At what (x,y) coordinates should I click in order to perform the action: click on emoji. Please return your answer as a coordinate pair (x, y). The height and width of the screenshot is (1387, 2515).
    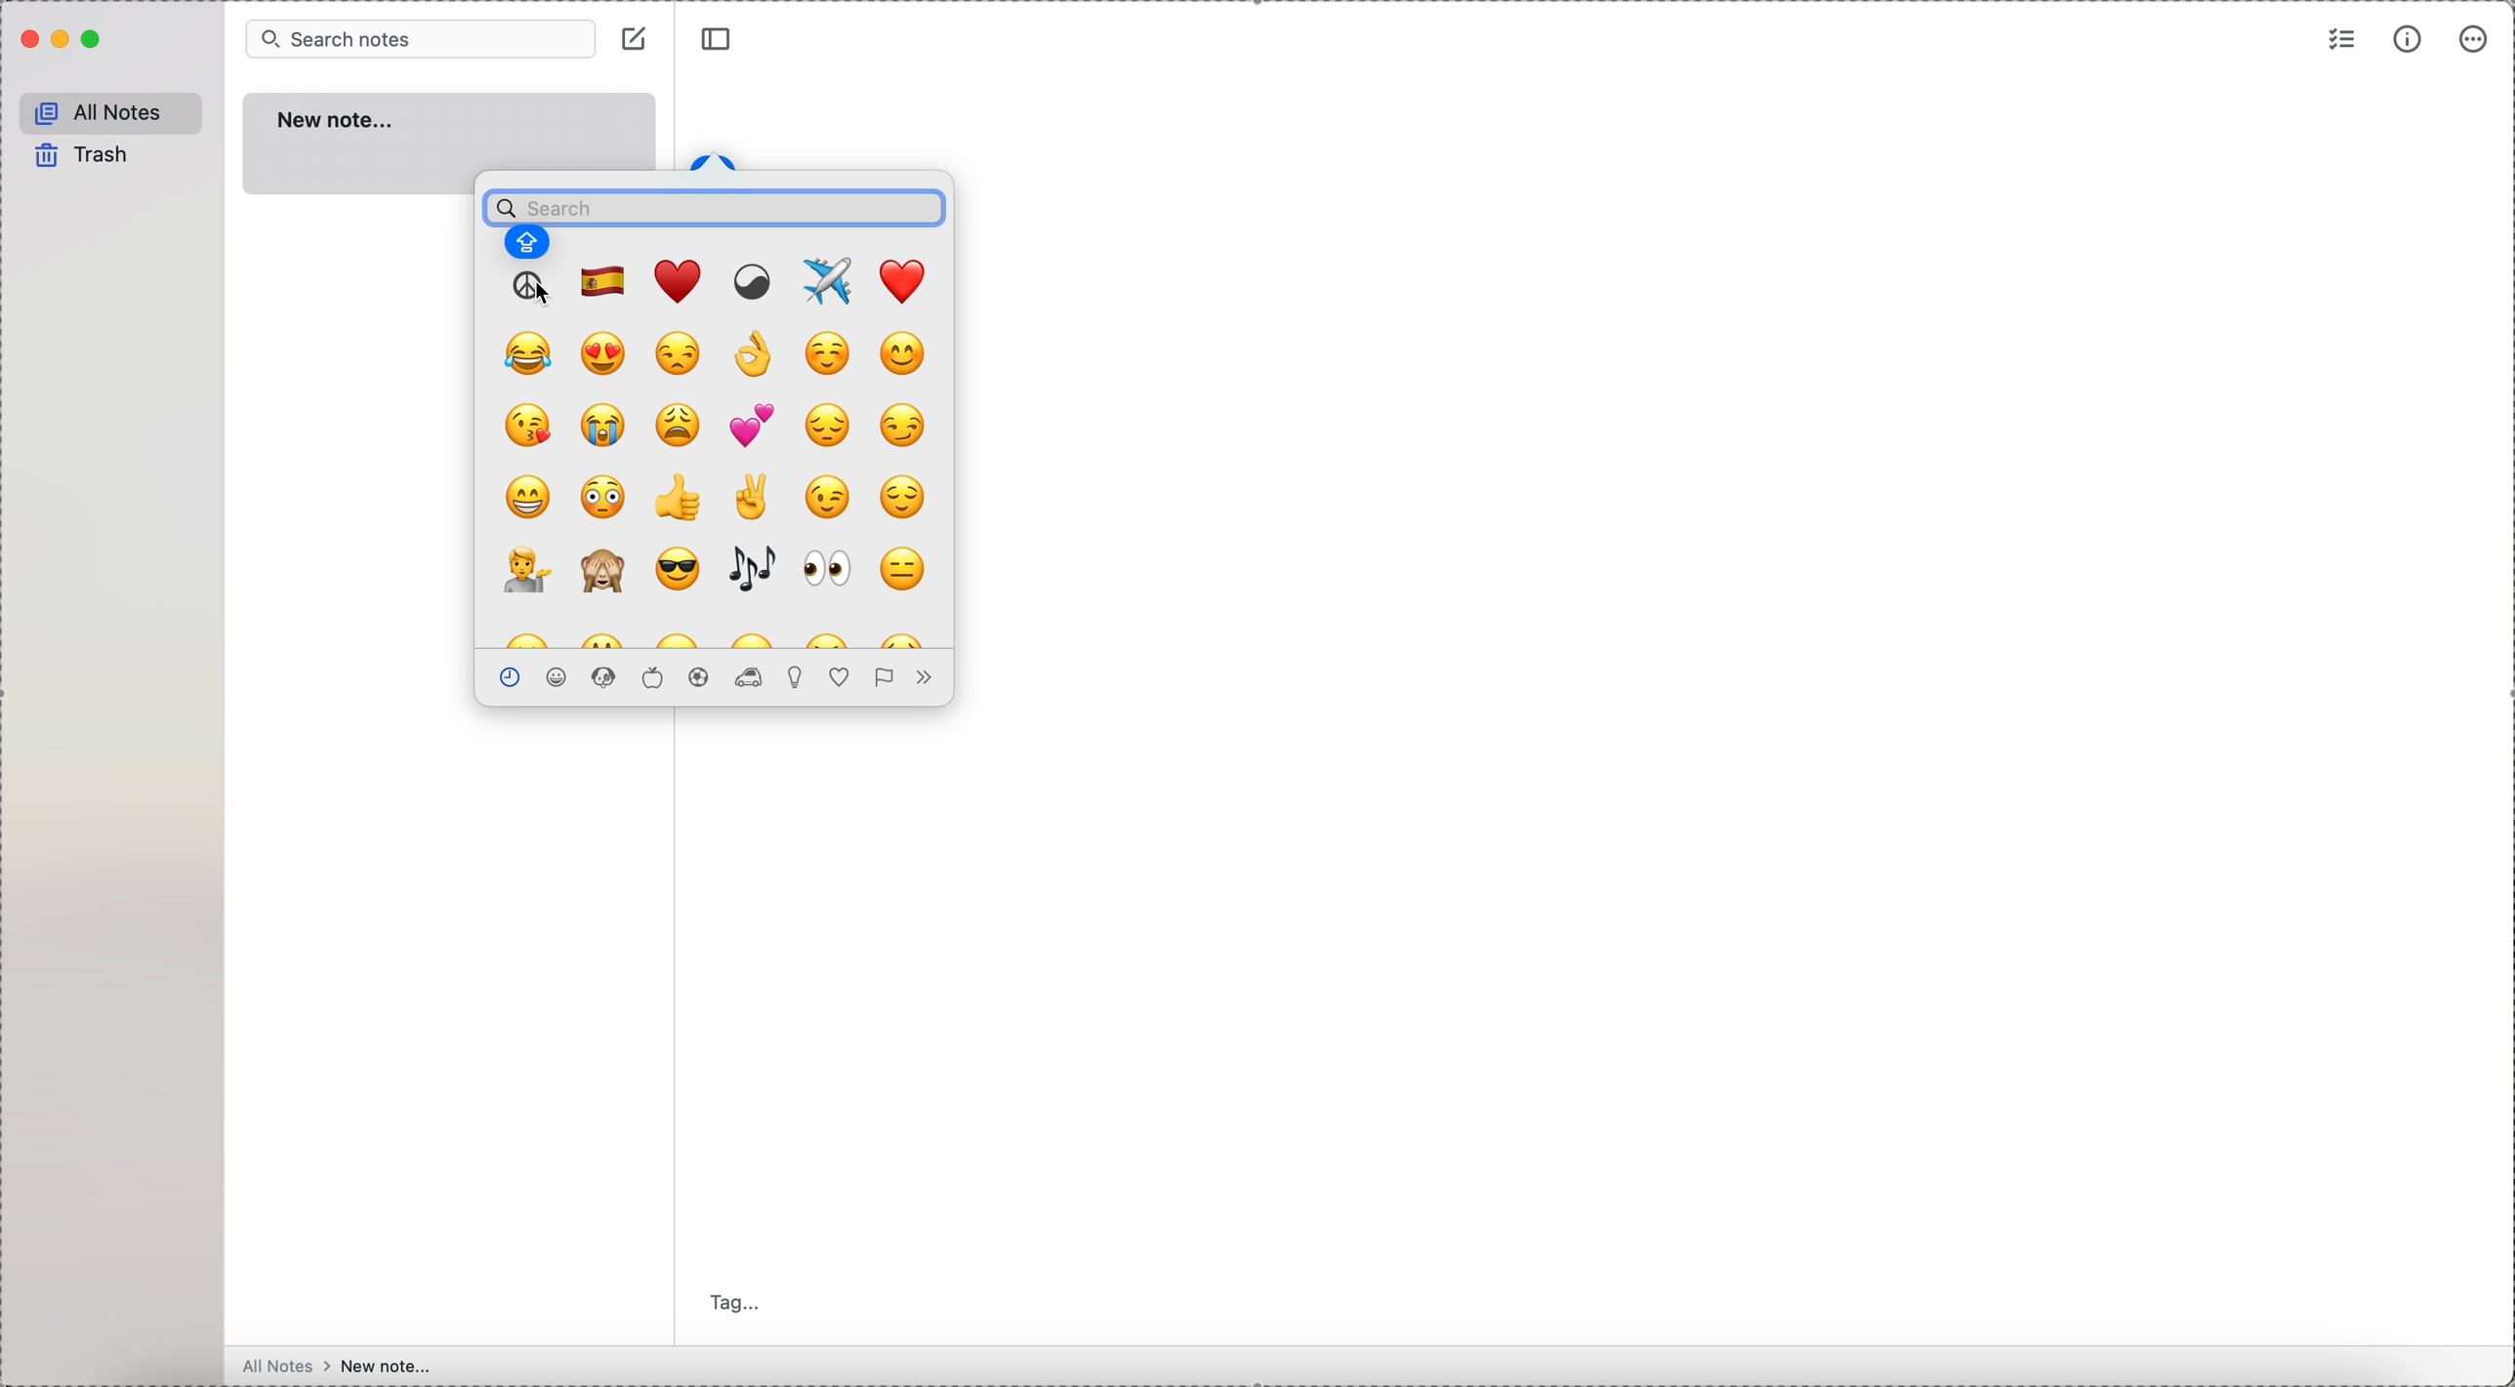
    Looking at the image, I should click on (528, 497).